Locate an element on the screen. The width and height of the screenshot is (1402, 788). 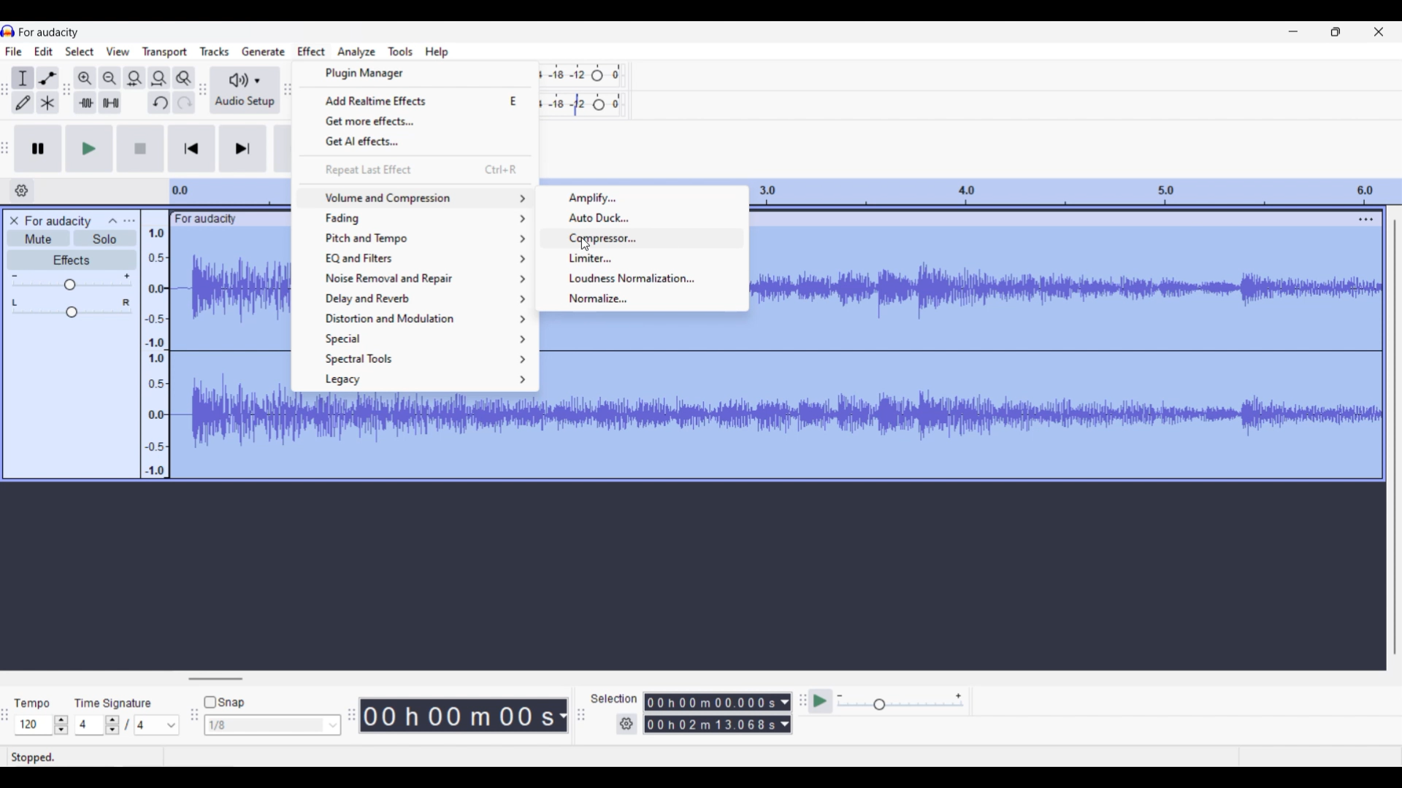
Effects is located at coordinates (51, 260).